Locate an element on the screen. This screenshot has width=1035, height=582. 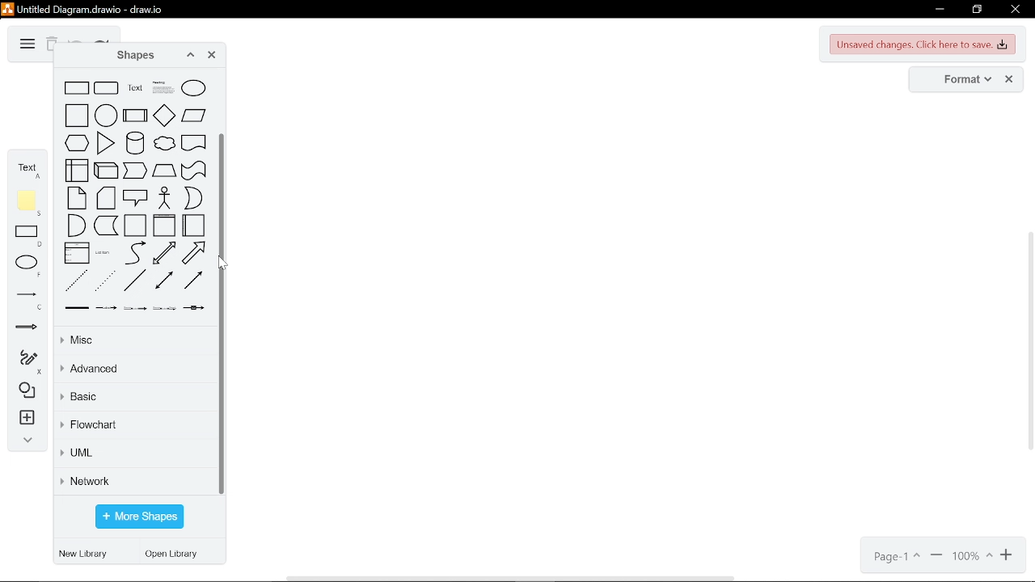
new library is located at coordinates (86, 555).